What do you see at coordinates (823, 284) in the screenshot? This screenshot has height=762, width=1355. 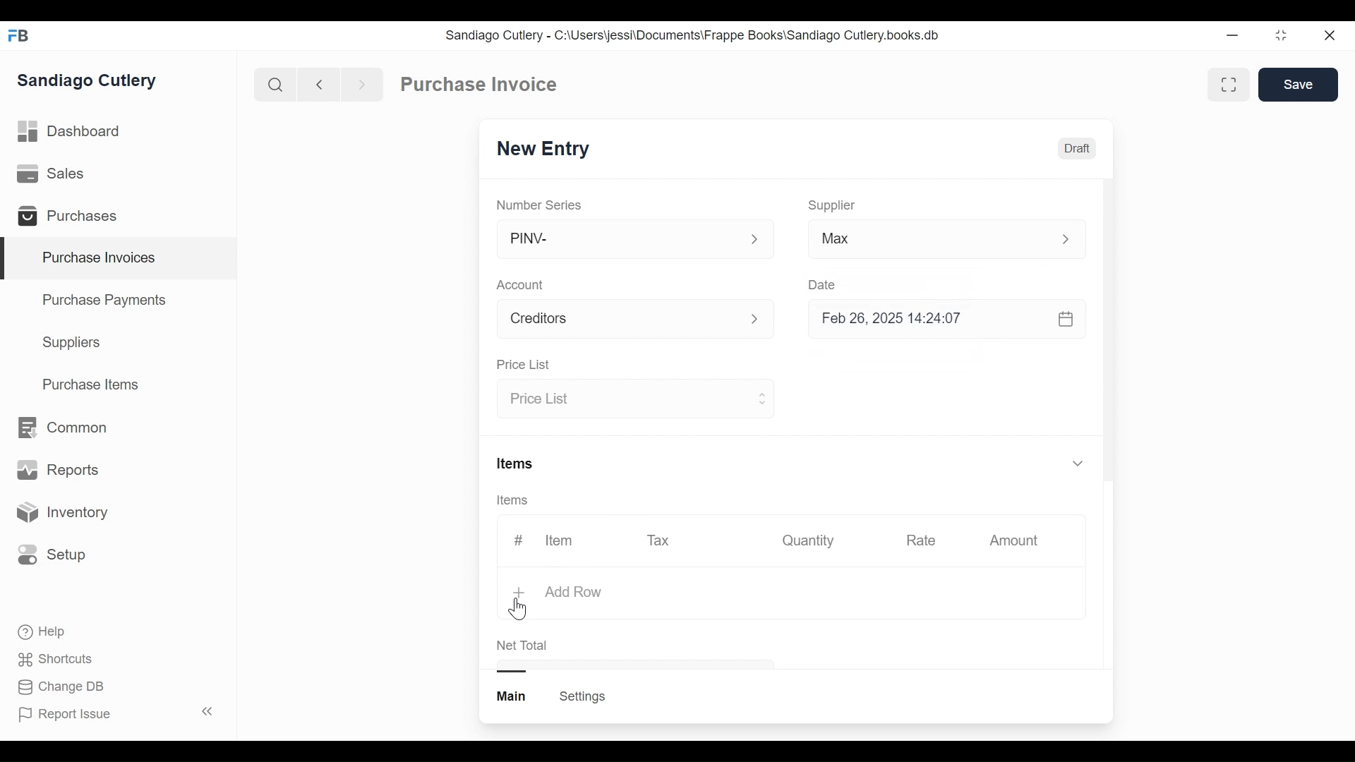 I see `Date` at bounding box center [823, 284].